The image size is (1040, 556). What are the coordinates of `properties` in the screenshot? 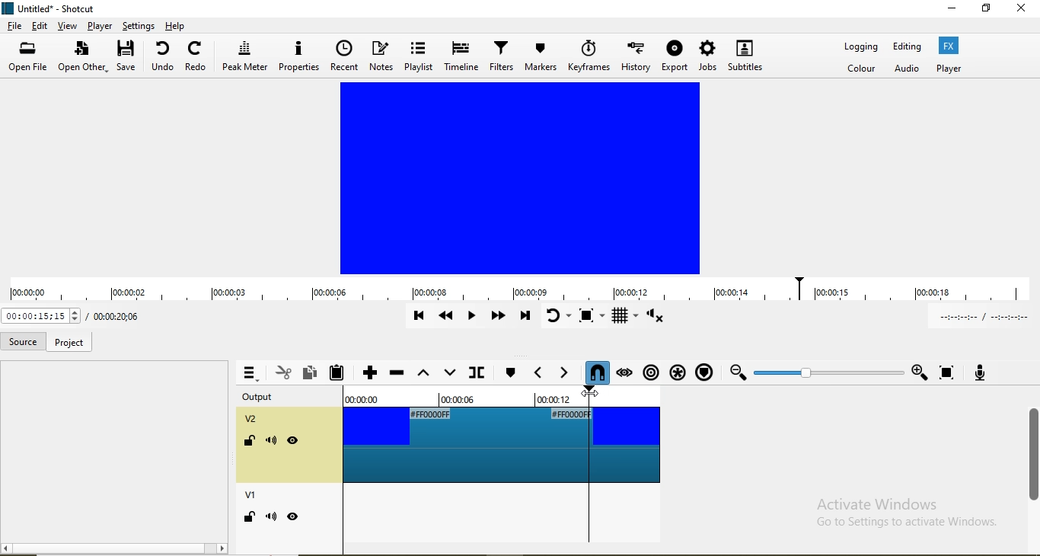 It's located at (298, 56).